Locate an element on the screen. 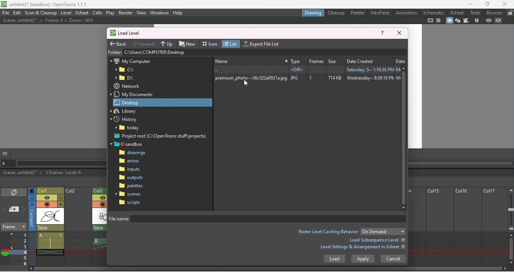 This screenshot has height=272, width=514. Toggle Xsheet/Timeline is located at coordinates (14, 193).